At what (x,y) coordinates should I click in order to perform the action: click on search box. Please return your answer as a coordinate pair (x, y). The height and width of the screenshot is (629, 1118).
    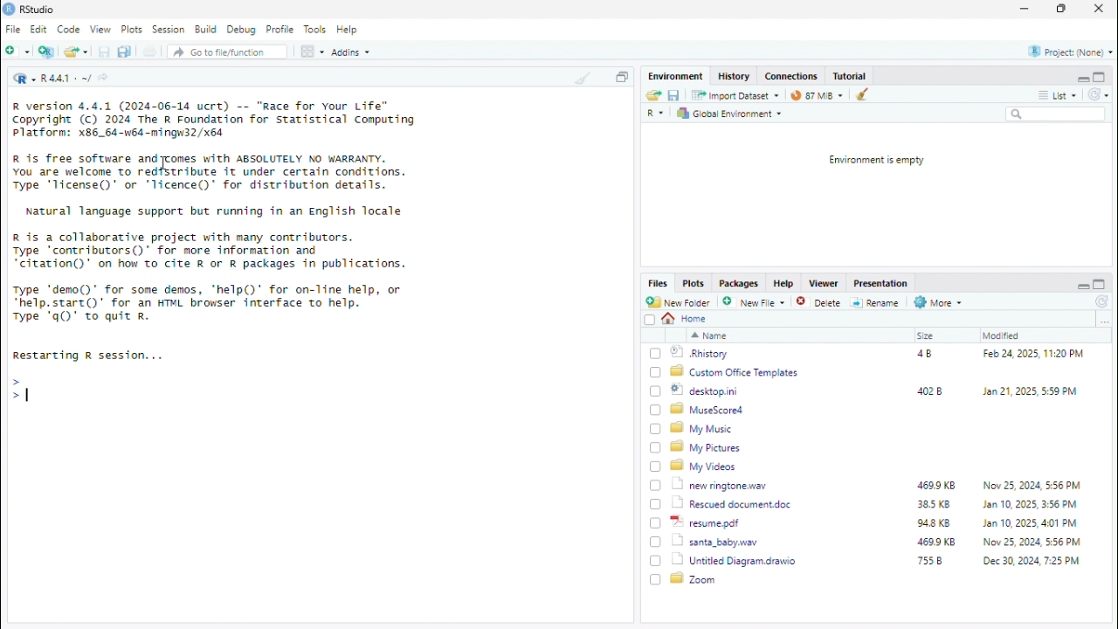
    Looking at the image, I should click on (1056, 114).